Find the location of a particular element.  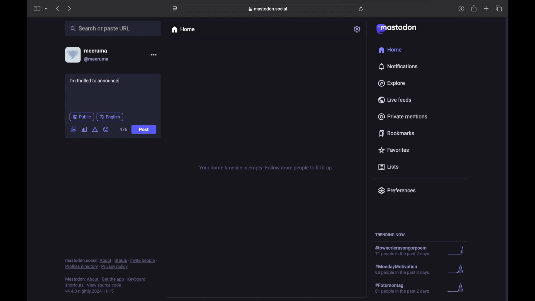

476 is located at coordinates (123, 129).